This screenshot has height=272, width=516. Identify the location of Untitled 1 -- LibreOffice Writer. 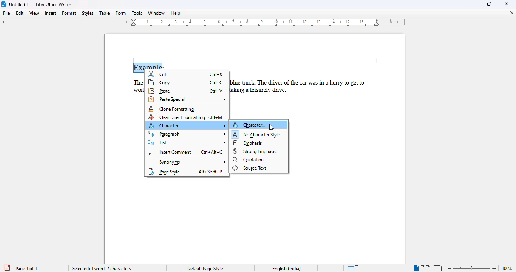
(41, 4).